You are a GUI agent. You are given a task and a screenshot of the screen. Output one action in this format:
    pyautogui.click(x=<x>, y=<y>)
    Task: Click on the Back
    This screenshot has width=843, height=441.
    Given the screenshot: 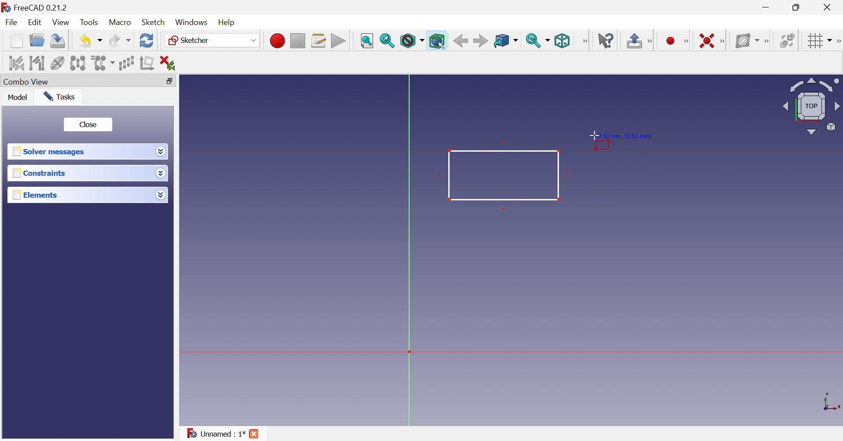 What is the action you would take?
    pyautogui.click(x=461, y=41)
    